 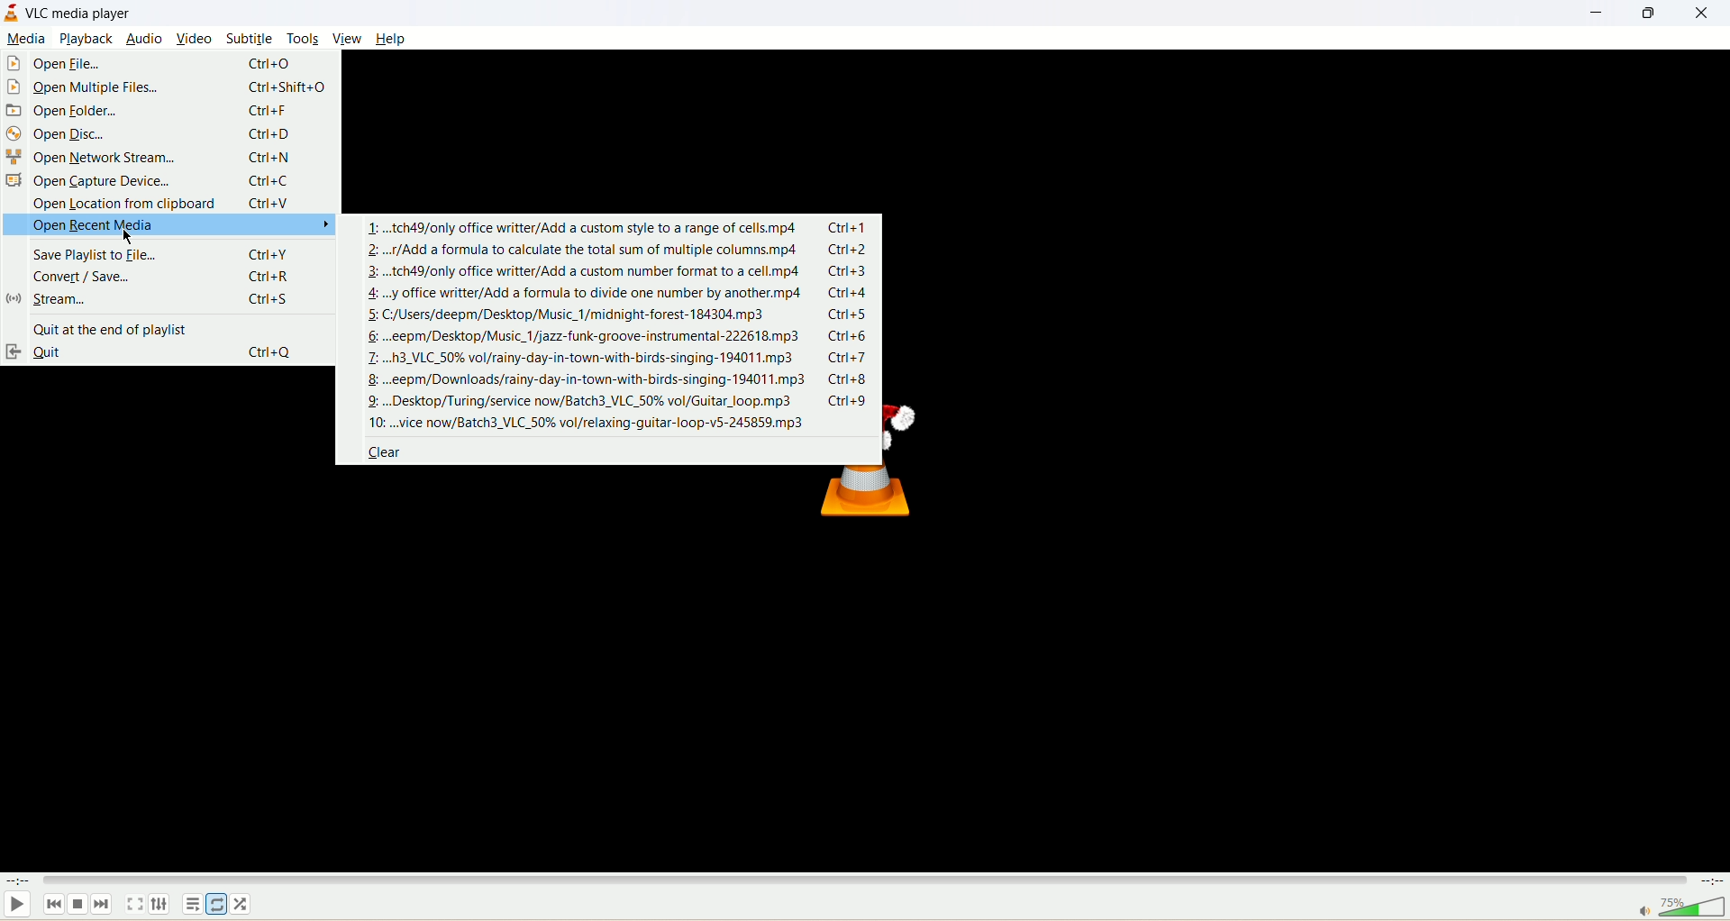 I want to click on previous, so click(x=51, y=906).